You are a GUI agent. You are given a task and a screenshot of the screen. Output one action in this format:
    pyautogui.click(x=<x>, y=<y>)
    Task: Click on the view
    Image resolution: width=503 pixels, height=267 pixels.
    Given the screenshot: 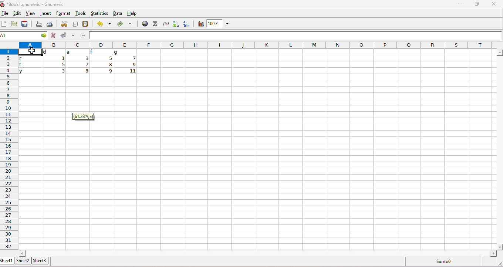 What is the action you would take?
    pyautogui.click(x=30, y=14)
    